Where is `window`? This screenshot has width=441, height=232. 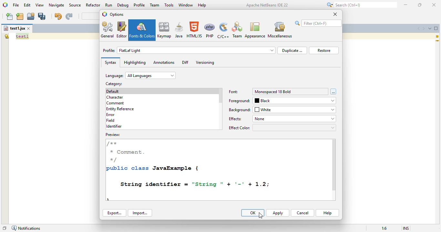 window is located at coordinates (186, 5).